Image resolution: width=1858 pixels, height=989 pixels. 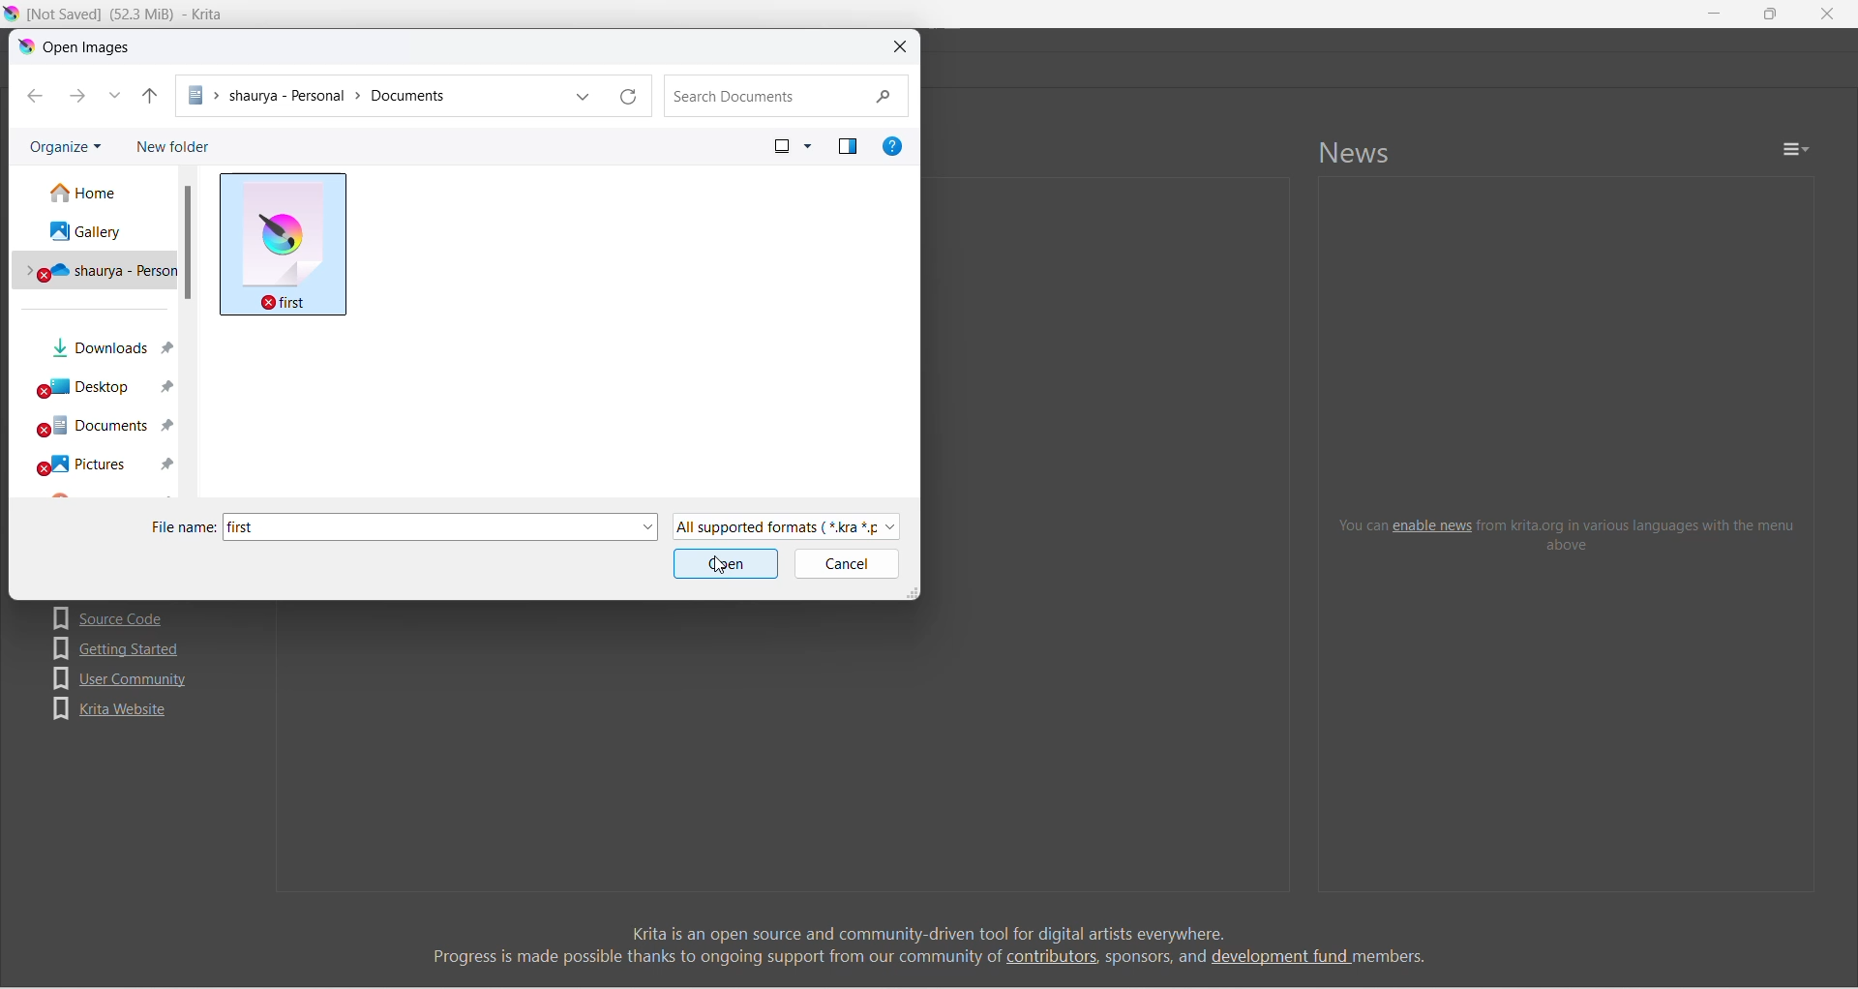 I want to click on refresh, so click(x=630, y=96).